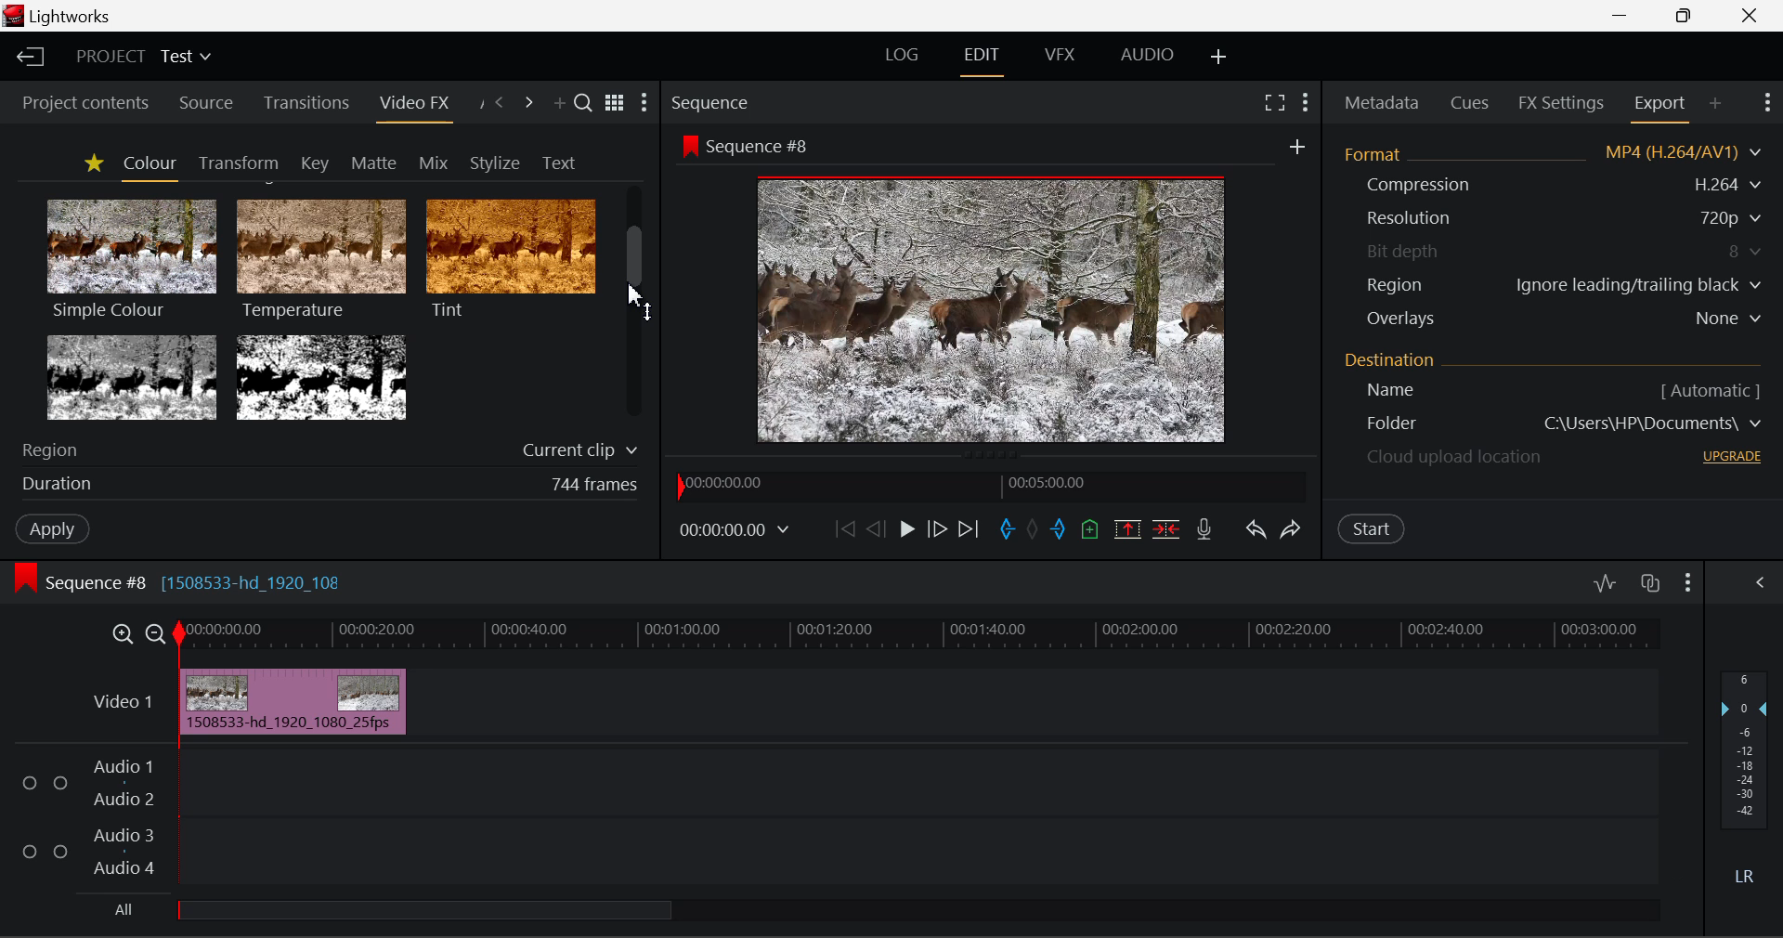 The image size is (1783, 938). I want to click on To start, so click(842, 533).